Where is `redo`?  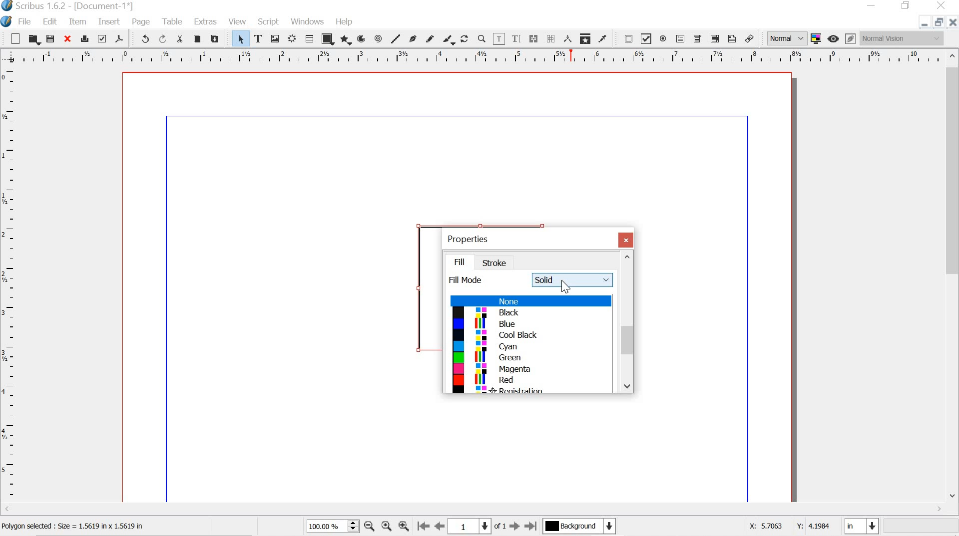
redo is located at coordinates (164, 39).